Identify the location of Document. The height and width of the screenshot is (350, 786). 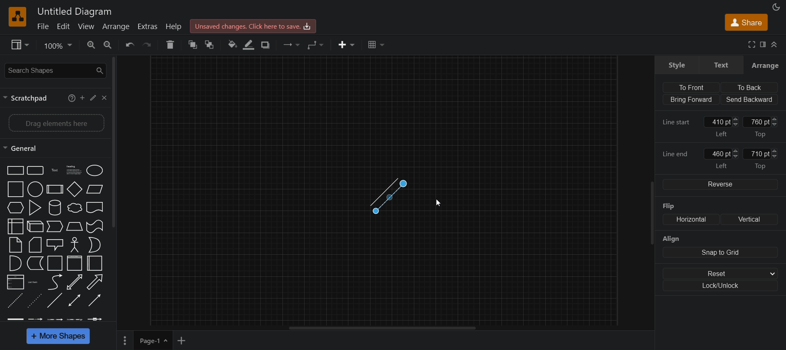
(96, 208).